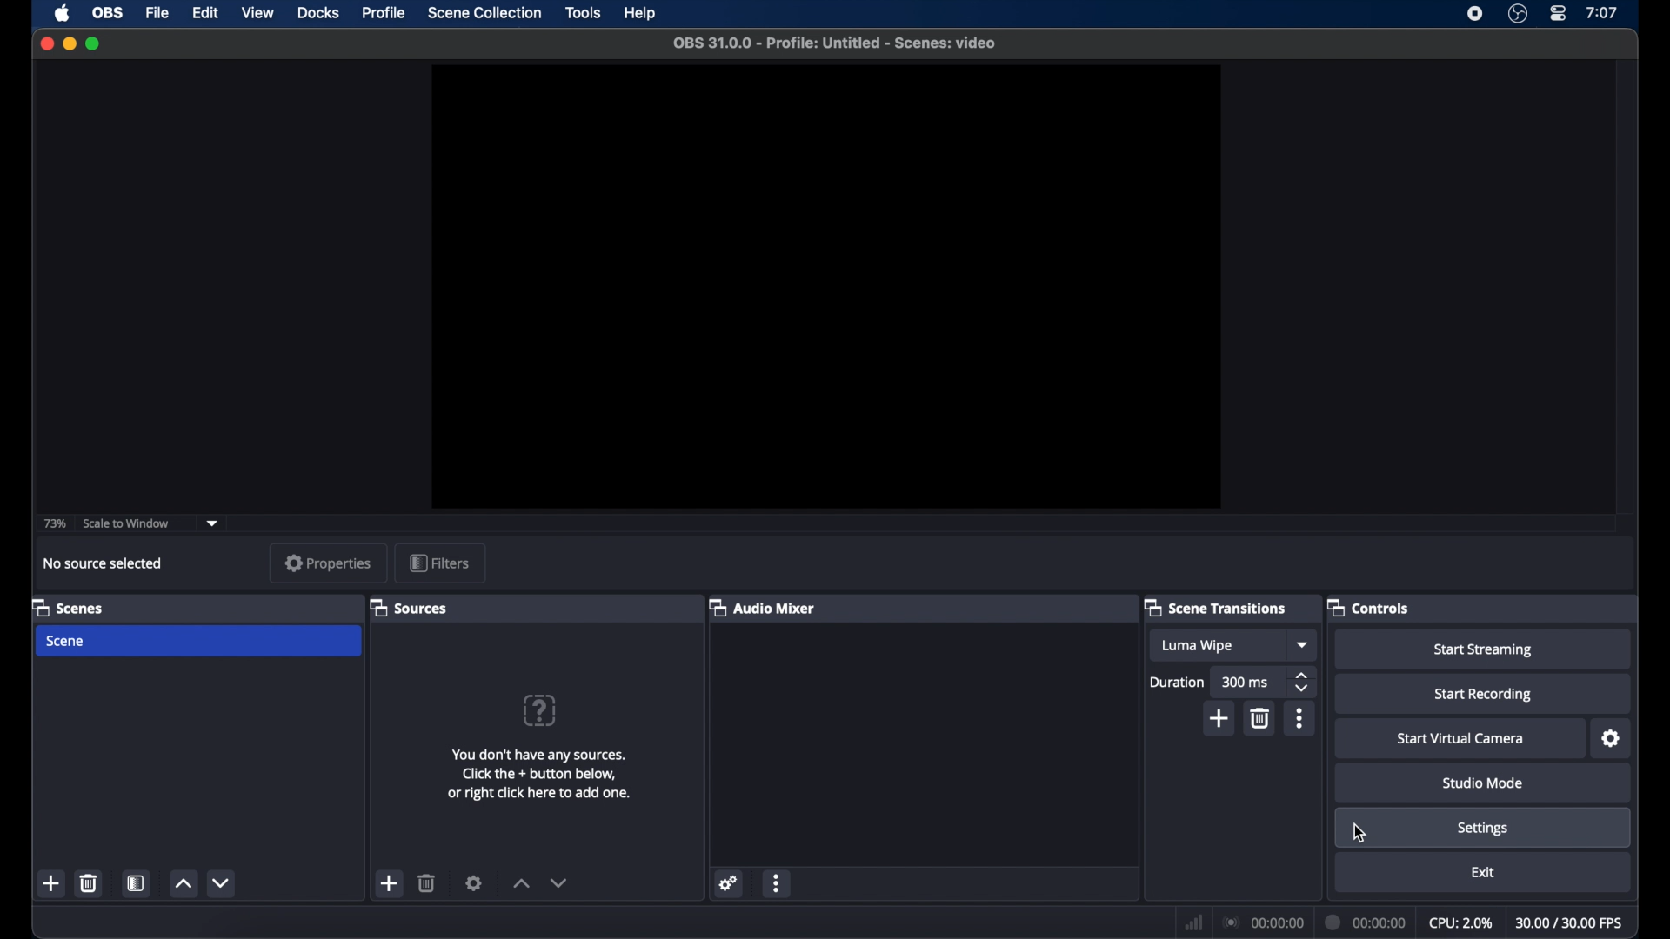  I want to click on scene collection, so click(484, 13).